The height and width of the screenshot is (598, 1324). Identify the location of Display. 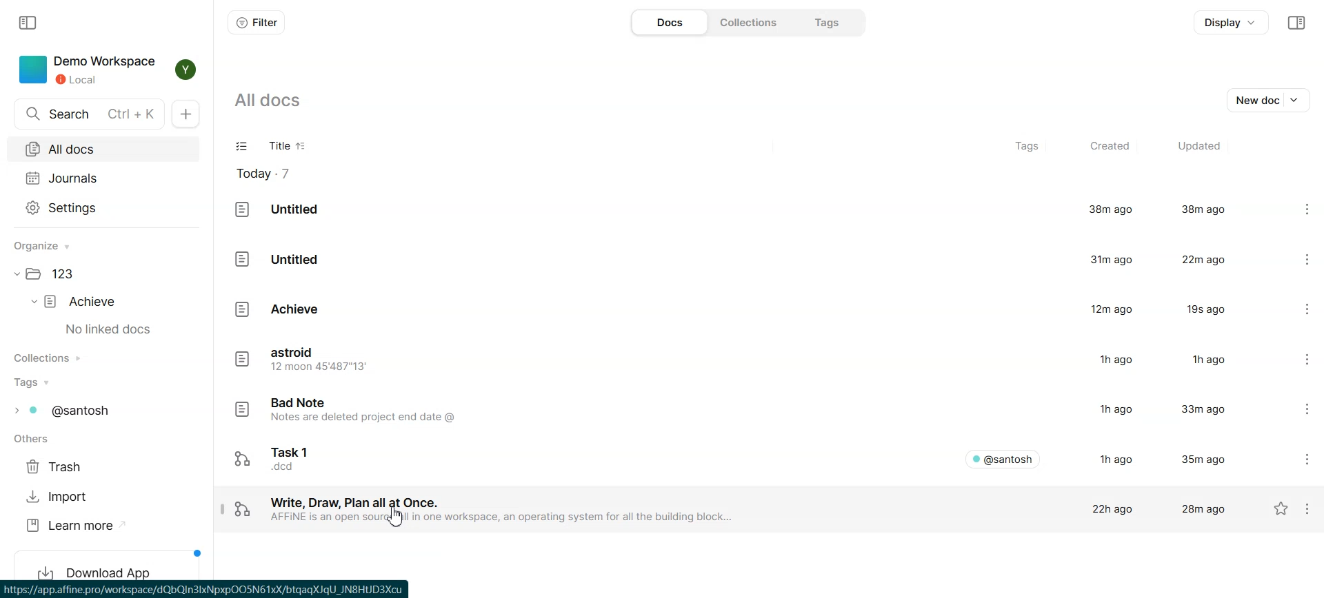
(1232, 23).